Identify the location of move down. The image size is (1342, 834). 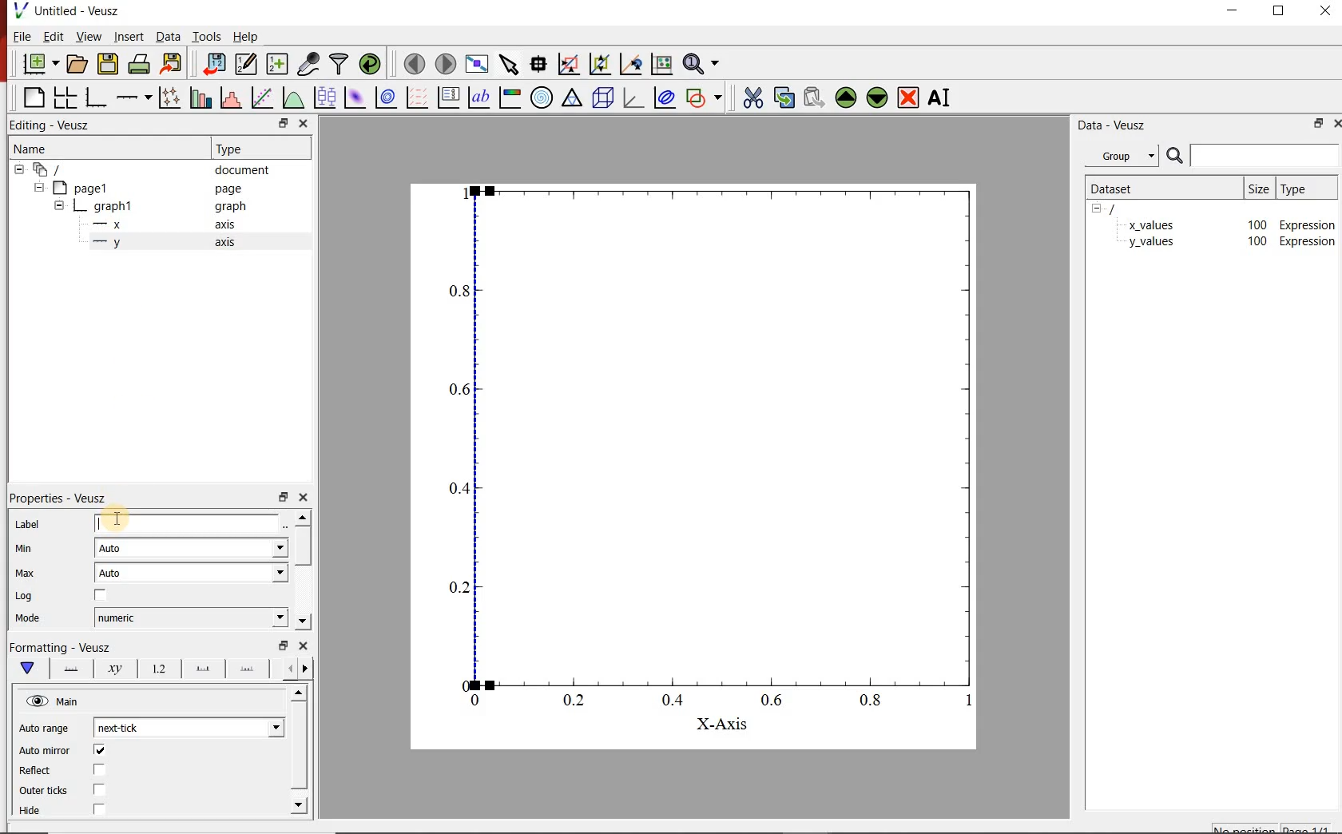
(299, 807).